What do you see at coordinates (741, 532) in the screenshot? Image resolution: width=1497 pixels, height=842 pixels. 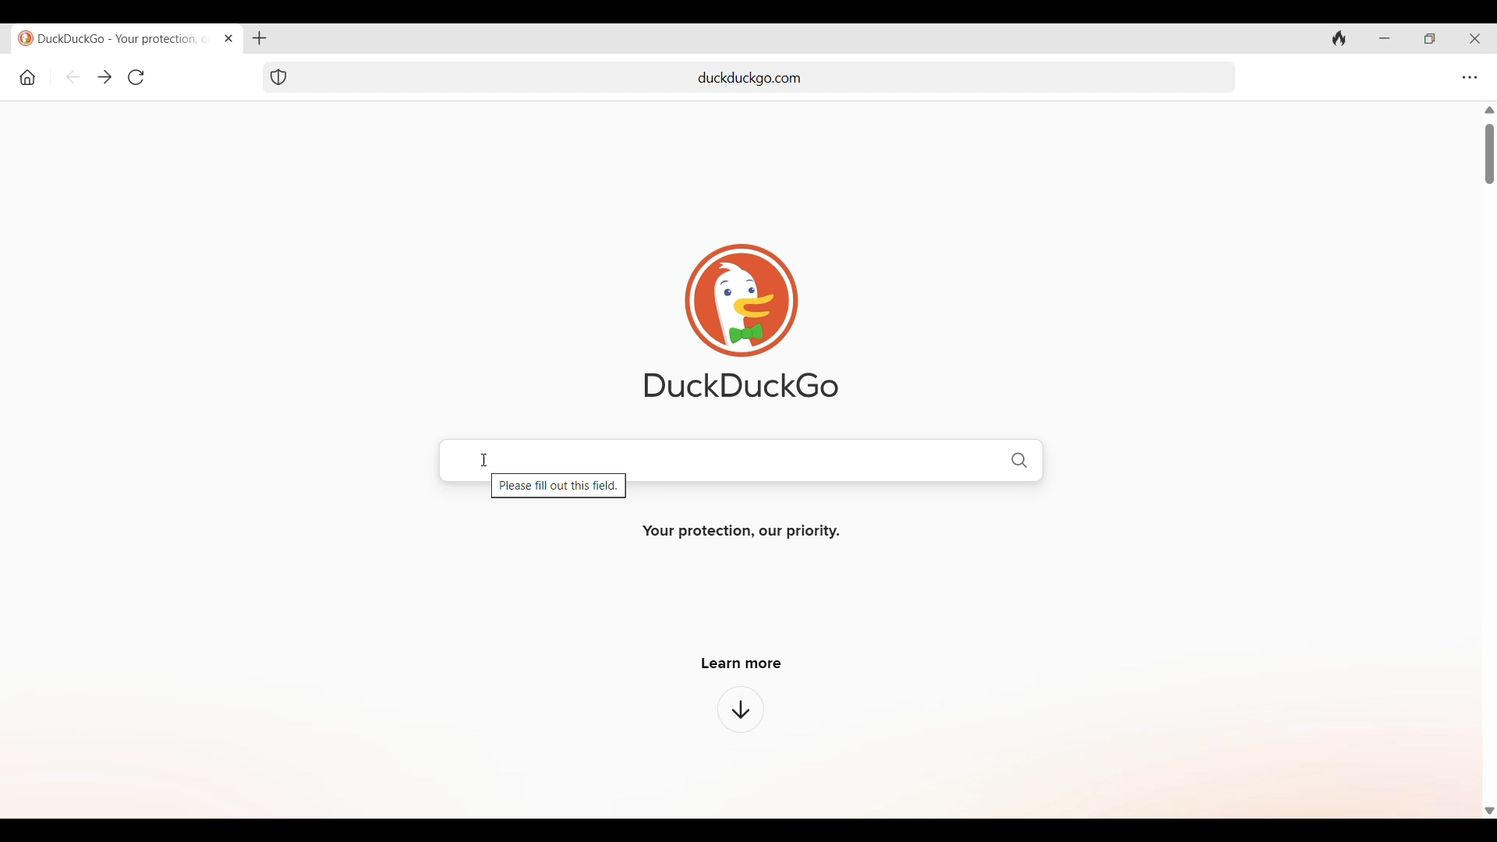 I see `Your protection, our priority.` at bounding box center [741, 532].